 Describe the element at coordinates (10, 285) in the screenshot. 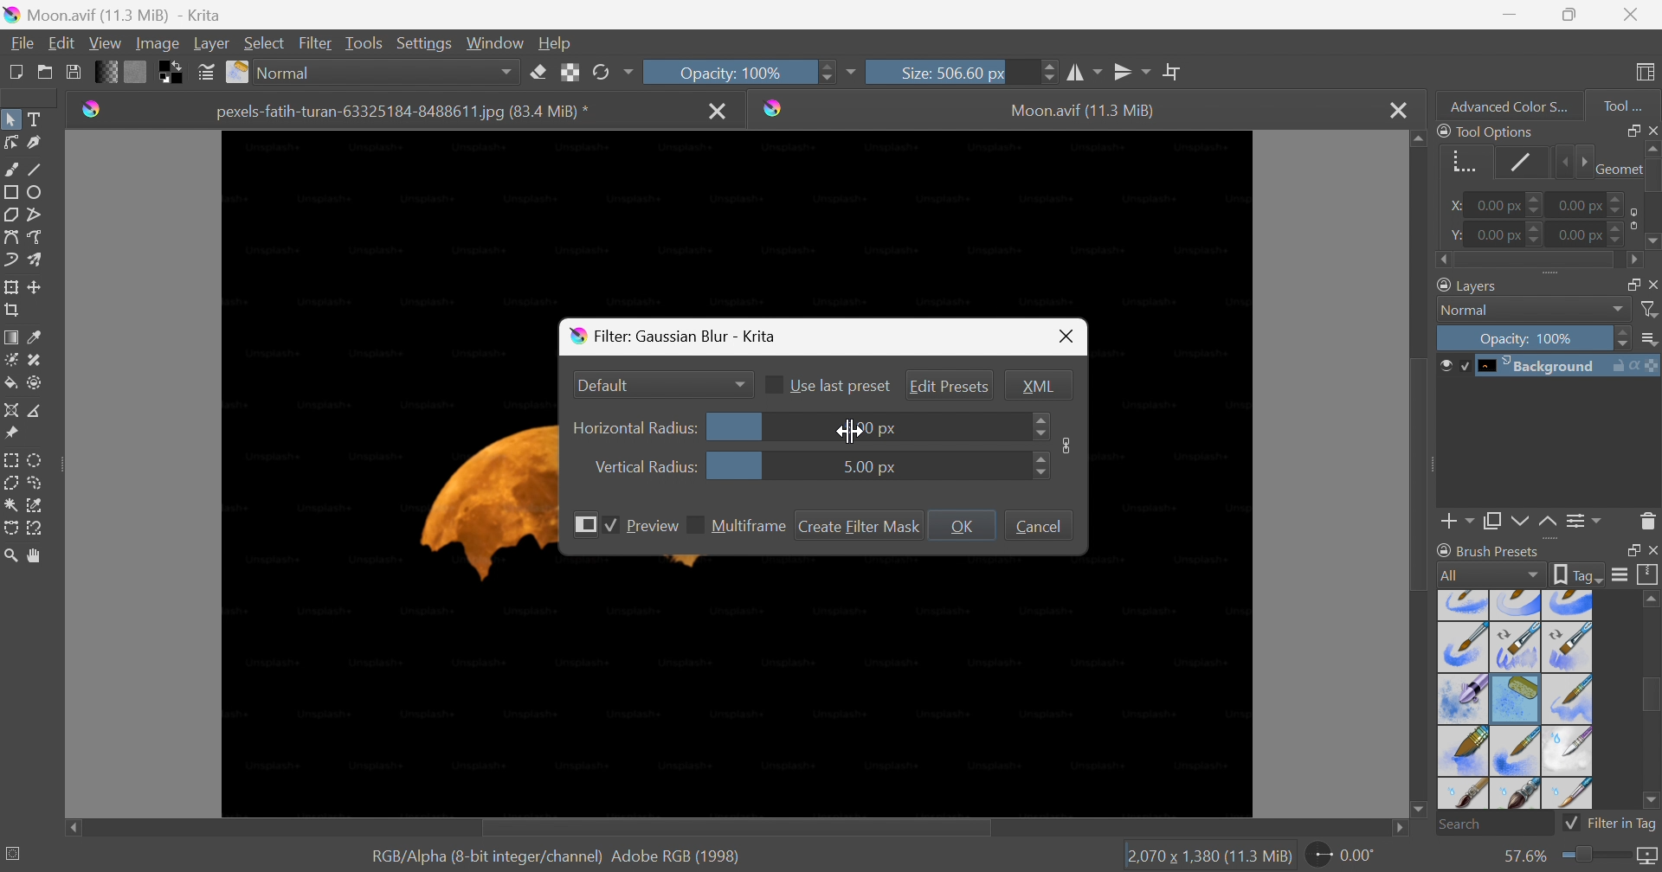

I see `Transform a layer or a selection` at that location.